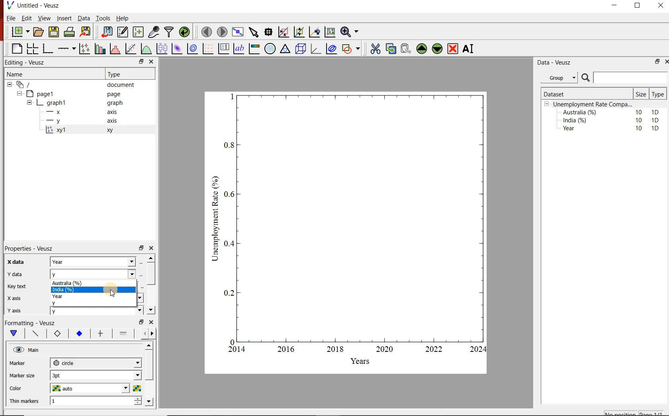 The width and height of the screenshot is (669, 416). I want to click on Australia (%), so click(95, 283).